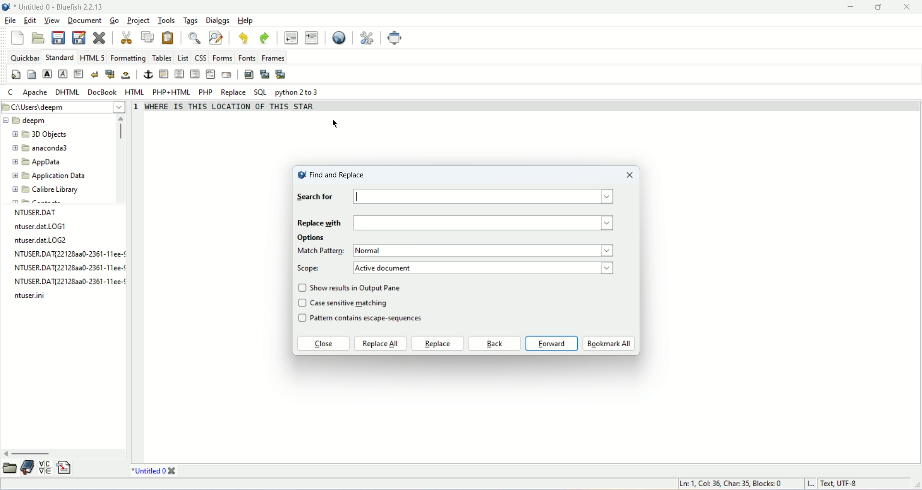  I want to click on replace with, so click(319, 222).